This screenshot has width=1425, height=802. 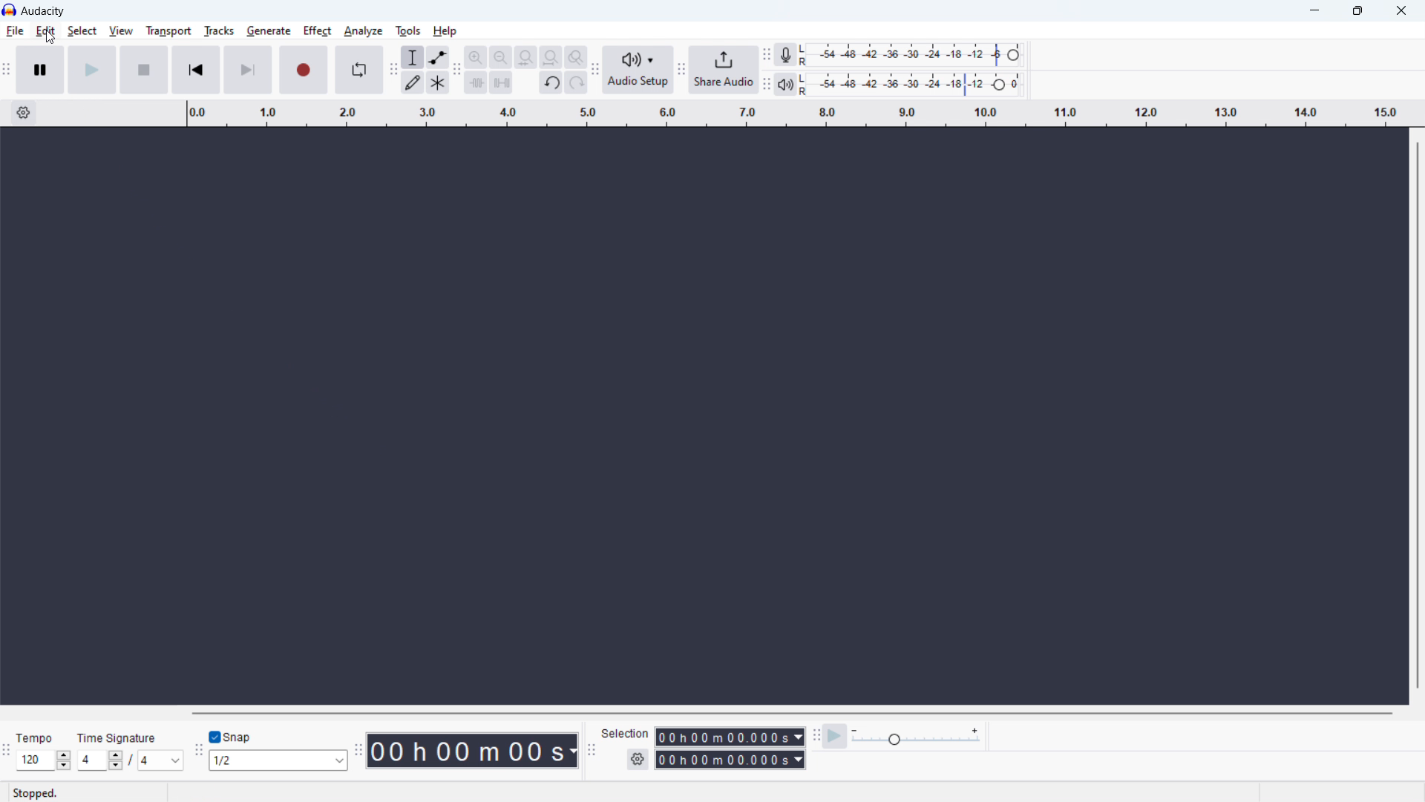 What do you see at coordinates (766, 84) in the screenshot?
I see `playback meter toolbar` at bounding box center [766, 84].